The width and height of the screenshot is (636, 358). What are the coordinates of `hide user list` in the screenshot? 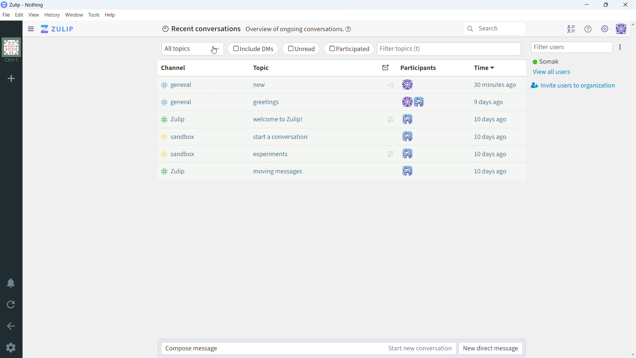 It's located at (571, 29).